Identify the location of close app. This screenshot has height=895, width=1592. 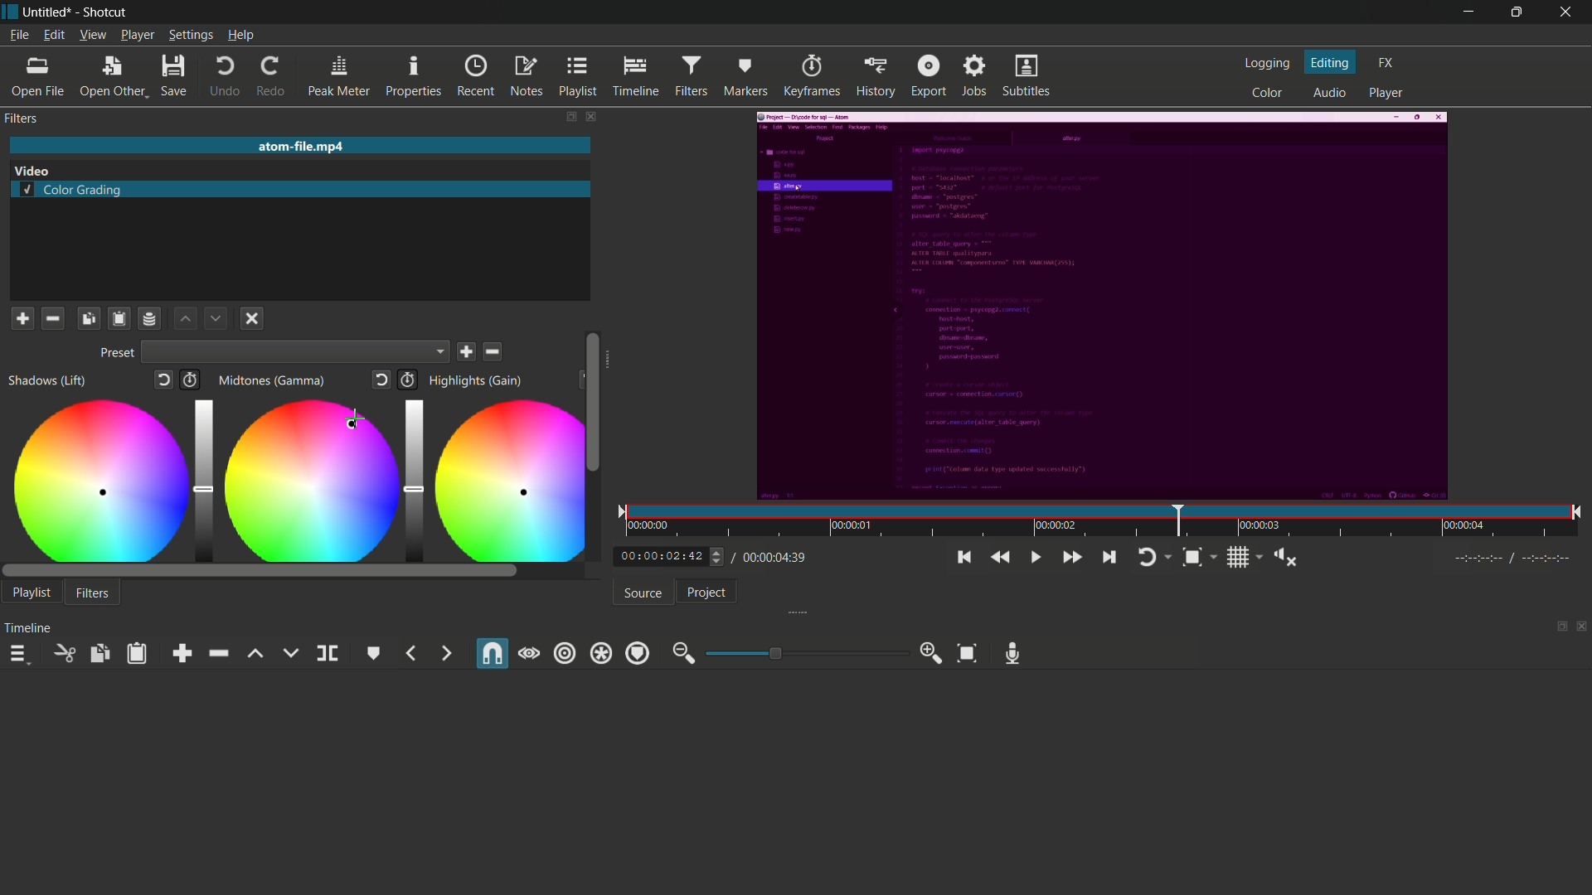
(1567, 12).